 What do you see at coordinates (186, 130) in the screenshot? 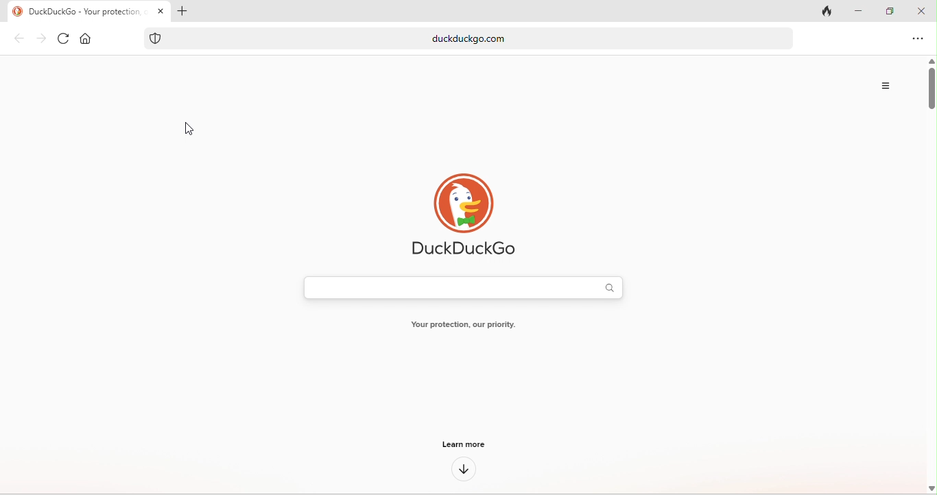
I see `cursor` at bounding box center [186, 130].